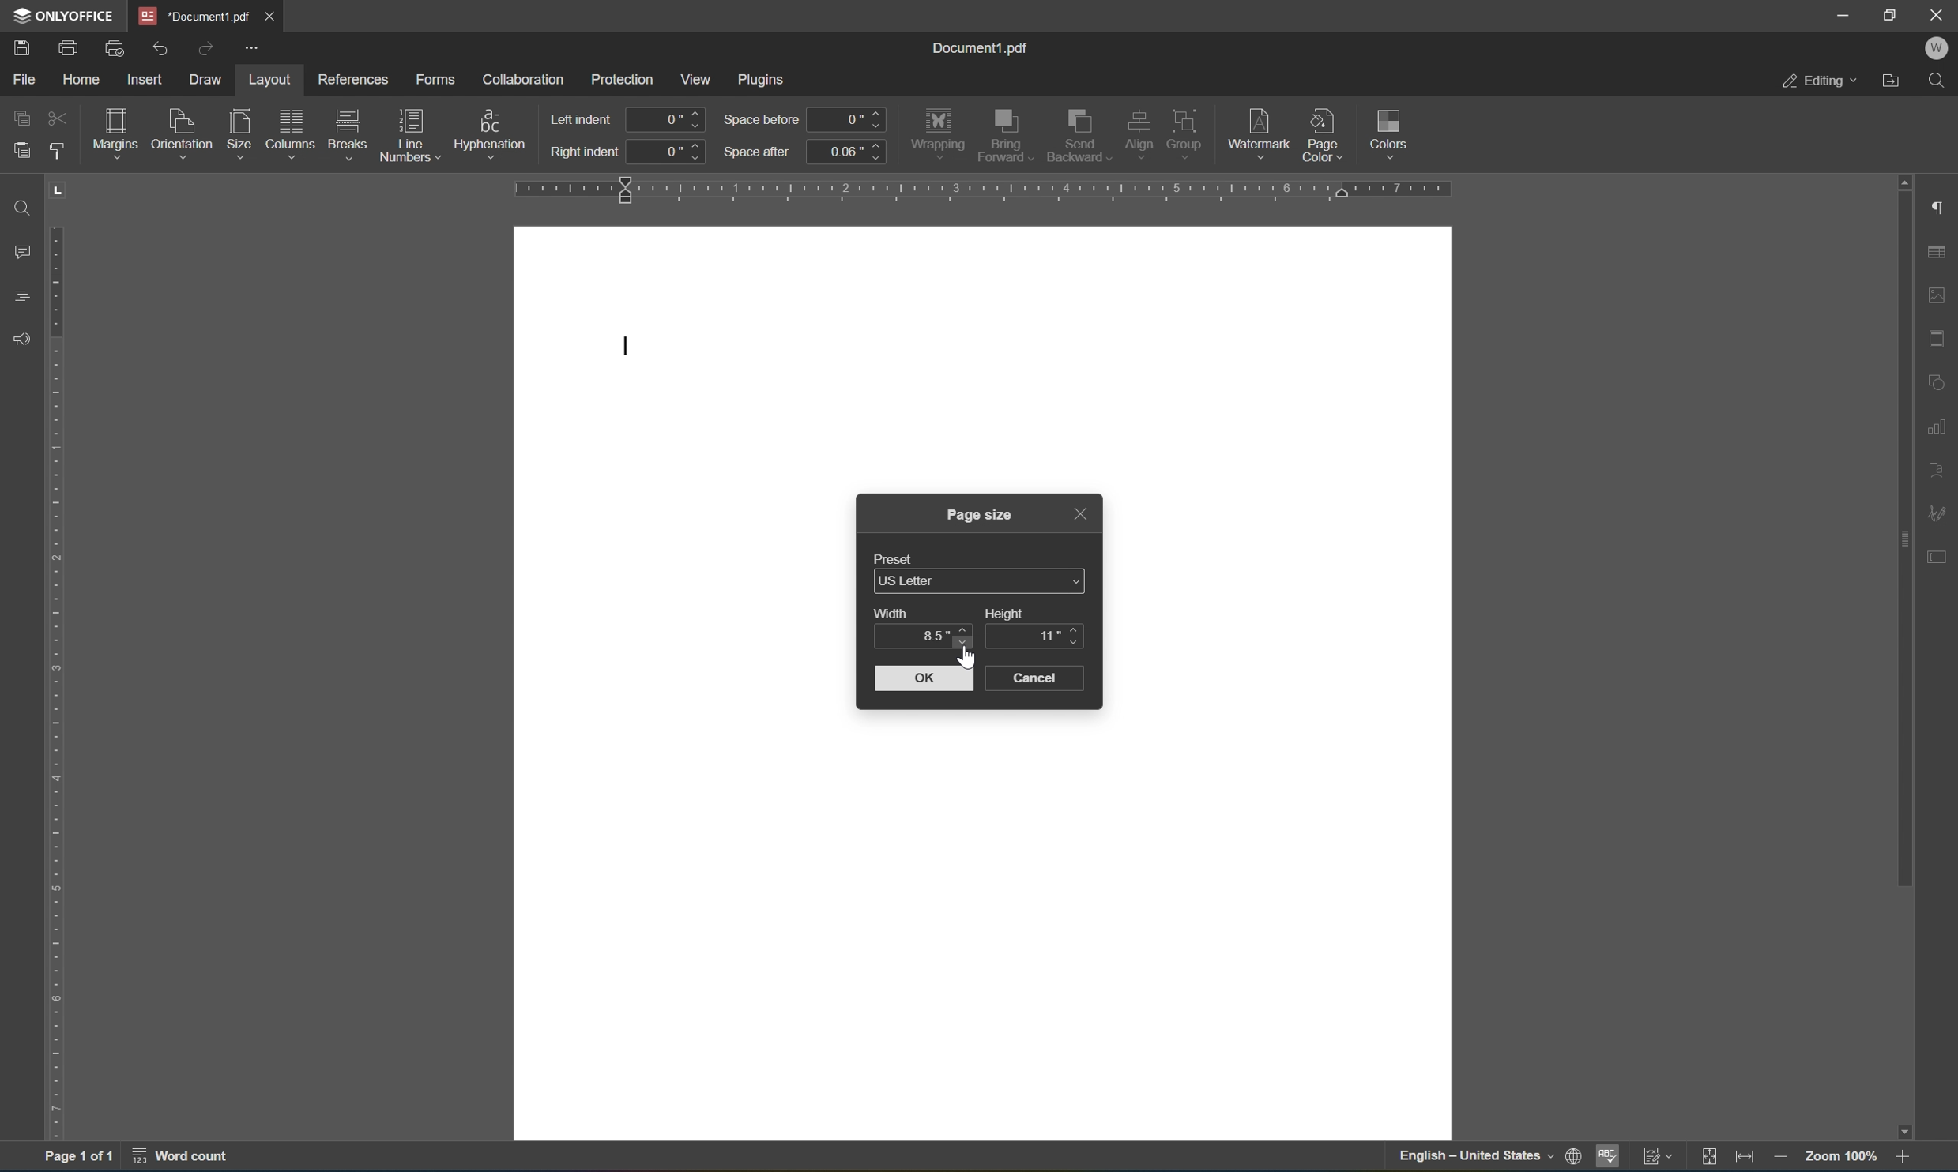  Describe the element at coordinates (1938, 339) in the screenshot. I see `header & footer settings` at that location.